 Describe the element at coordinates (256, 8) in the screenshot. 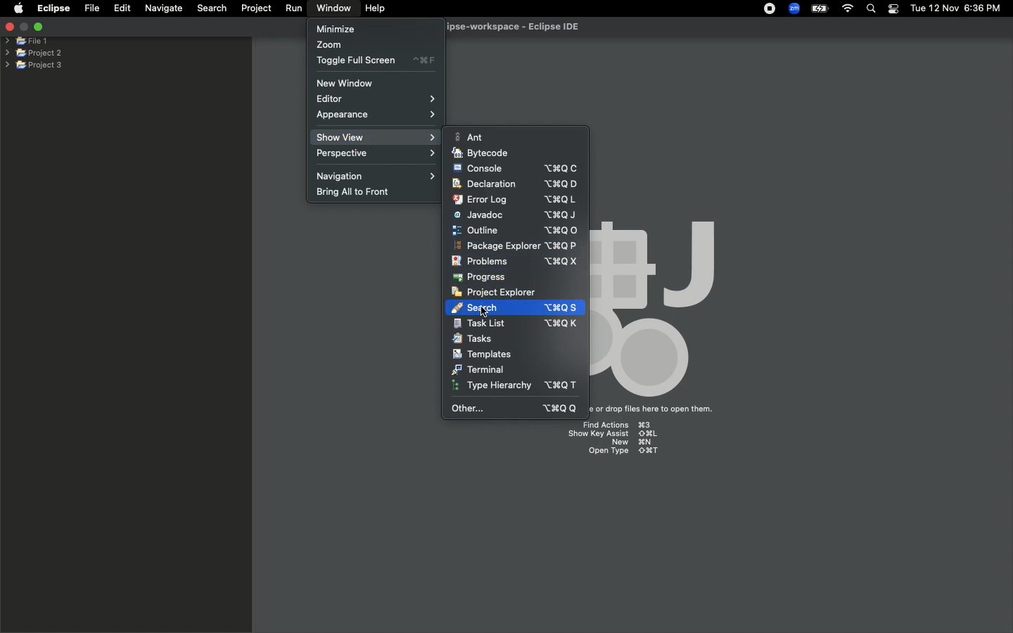

I see `Project` at that location.